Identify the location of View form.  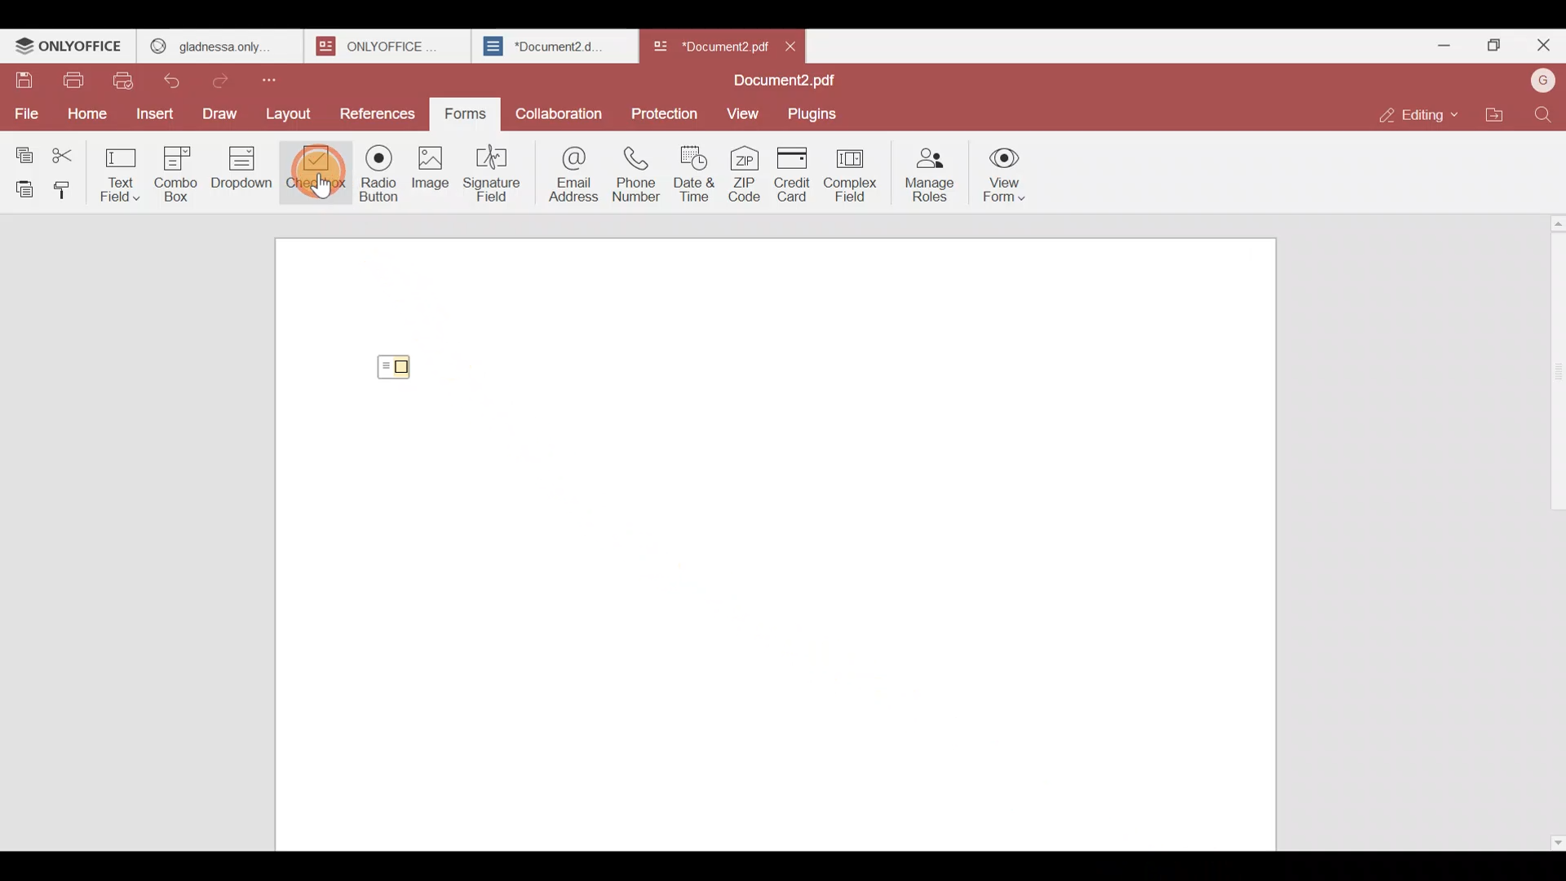
(1006, 175).